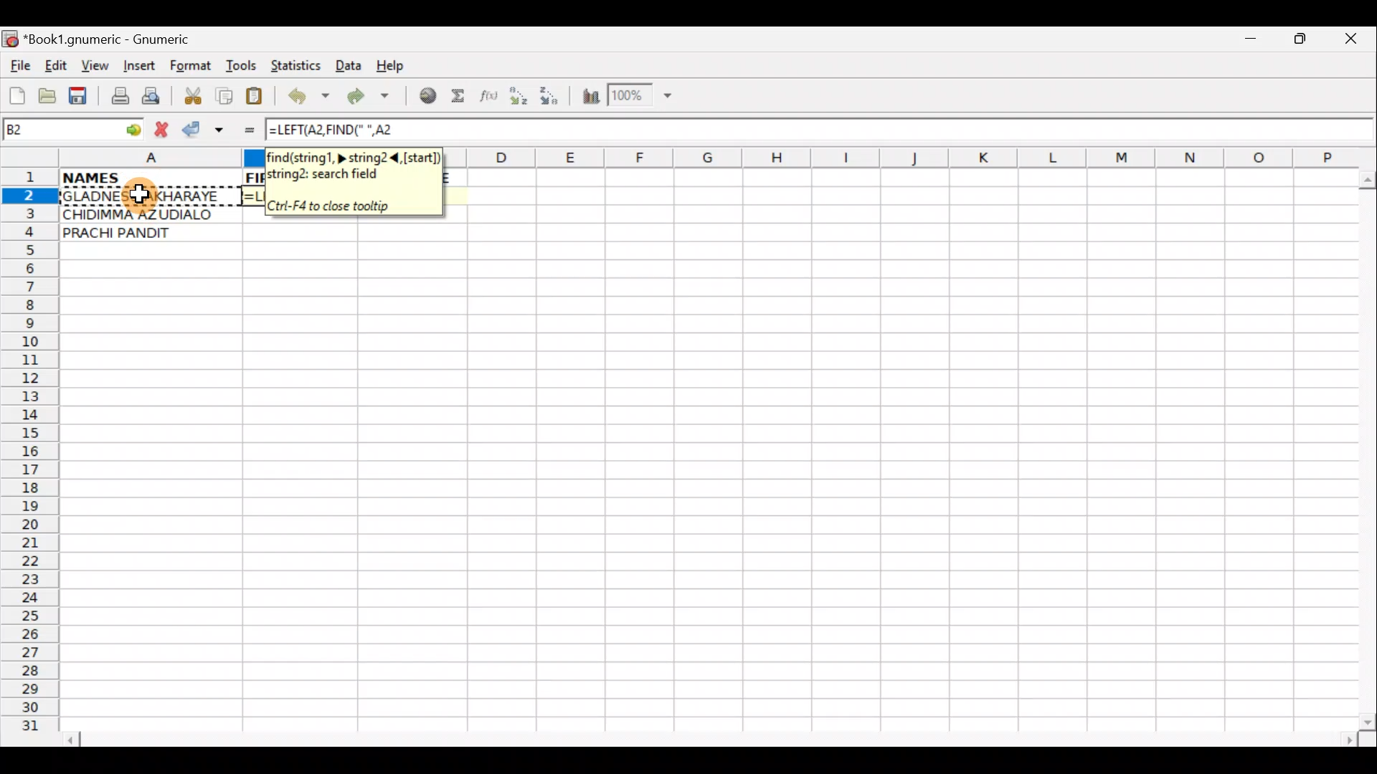 The width and height of the screenshot is (1377, 774). I want to click on Scroll bar, so click(1364, 447).